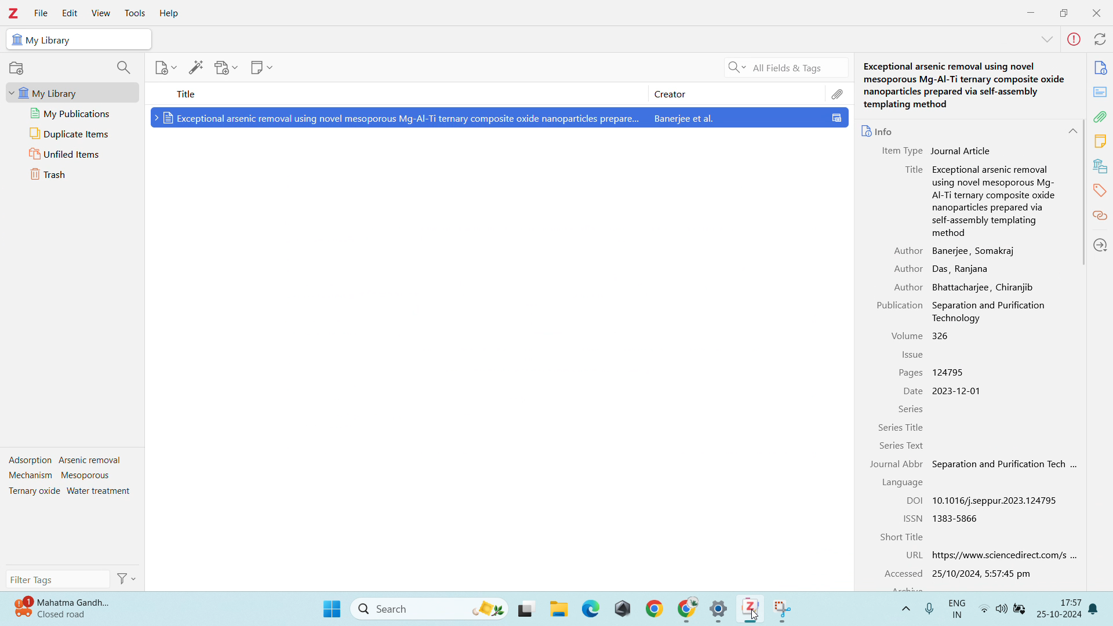 The image size is (1113, 626). What do you see at coordinates (125, 578) in the screenshot?
I see `actions` at bounding box center [125, 578].